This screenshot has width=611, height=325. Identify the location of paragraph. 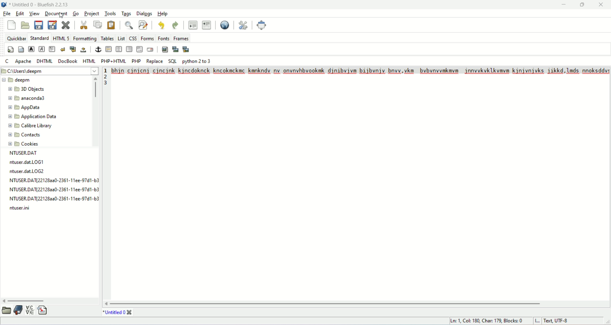
(53, 49).